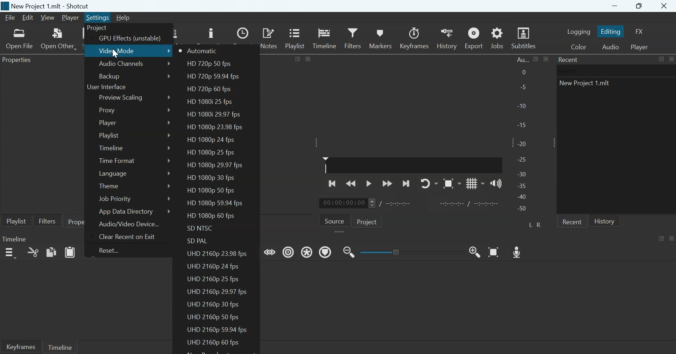 The width and height of the screenshot is (676, 354). Describe the element at coordinates (579, 31) in the screenshot. I see `Switch to the Logging layout` at that location.